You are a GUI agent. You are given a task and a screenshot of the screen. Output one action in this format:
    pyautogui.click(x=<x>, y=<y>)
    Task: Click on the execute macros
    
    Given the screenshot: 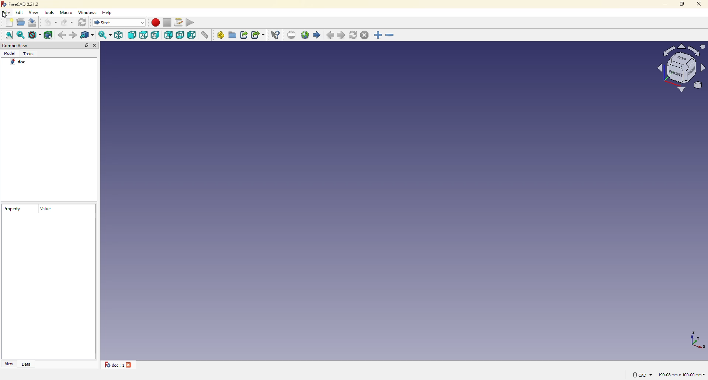 What is the action you would take?
    pyautogui.click(x=192, y=22)
    